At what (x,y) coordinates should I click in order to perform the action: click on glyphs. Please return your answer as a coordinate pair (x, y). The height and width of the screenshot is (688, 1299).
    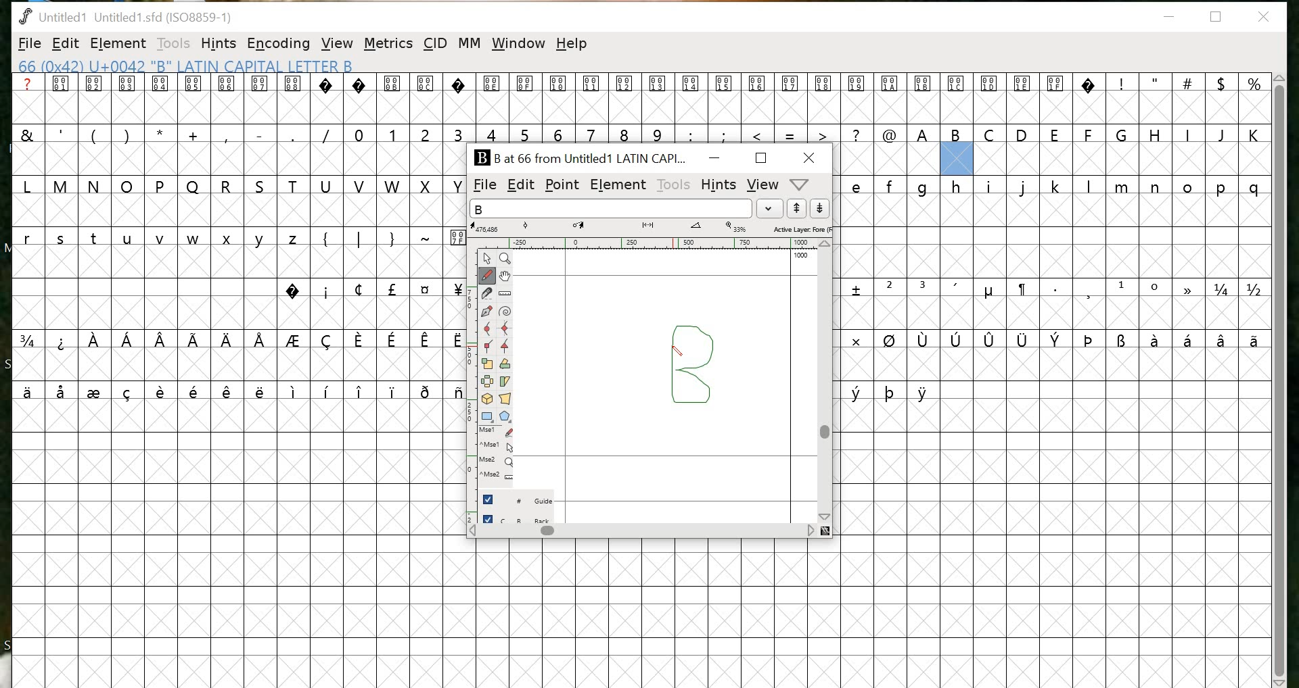
    Looking at the image, I should click on (230, 243).